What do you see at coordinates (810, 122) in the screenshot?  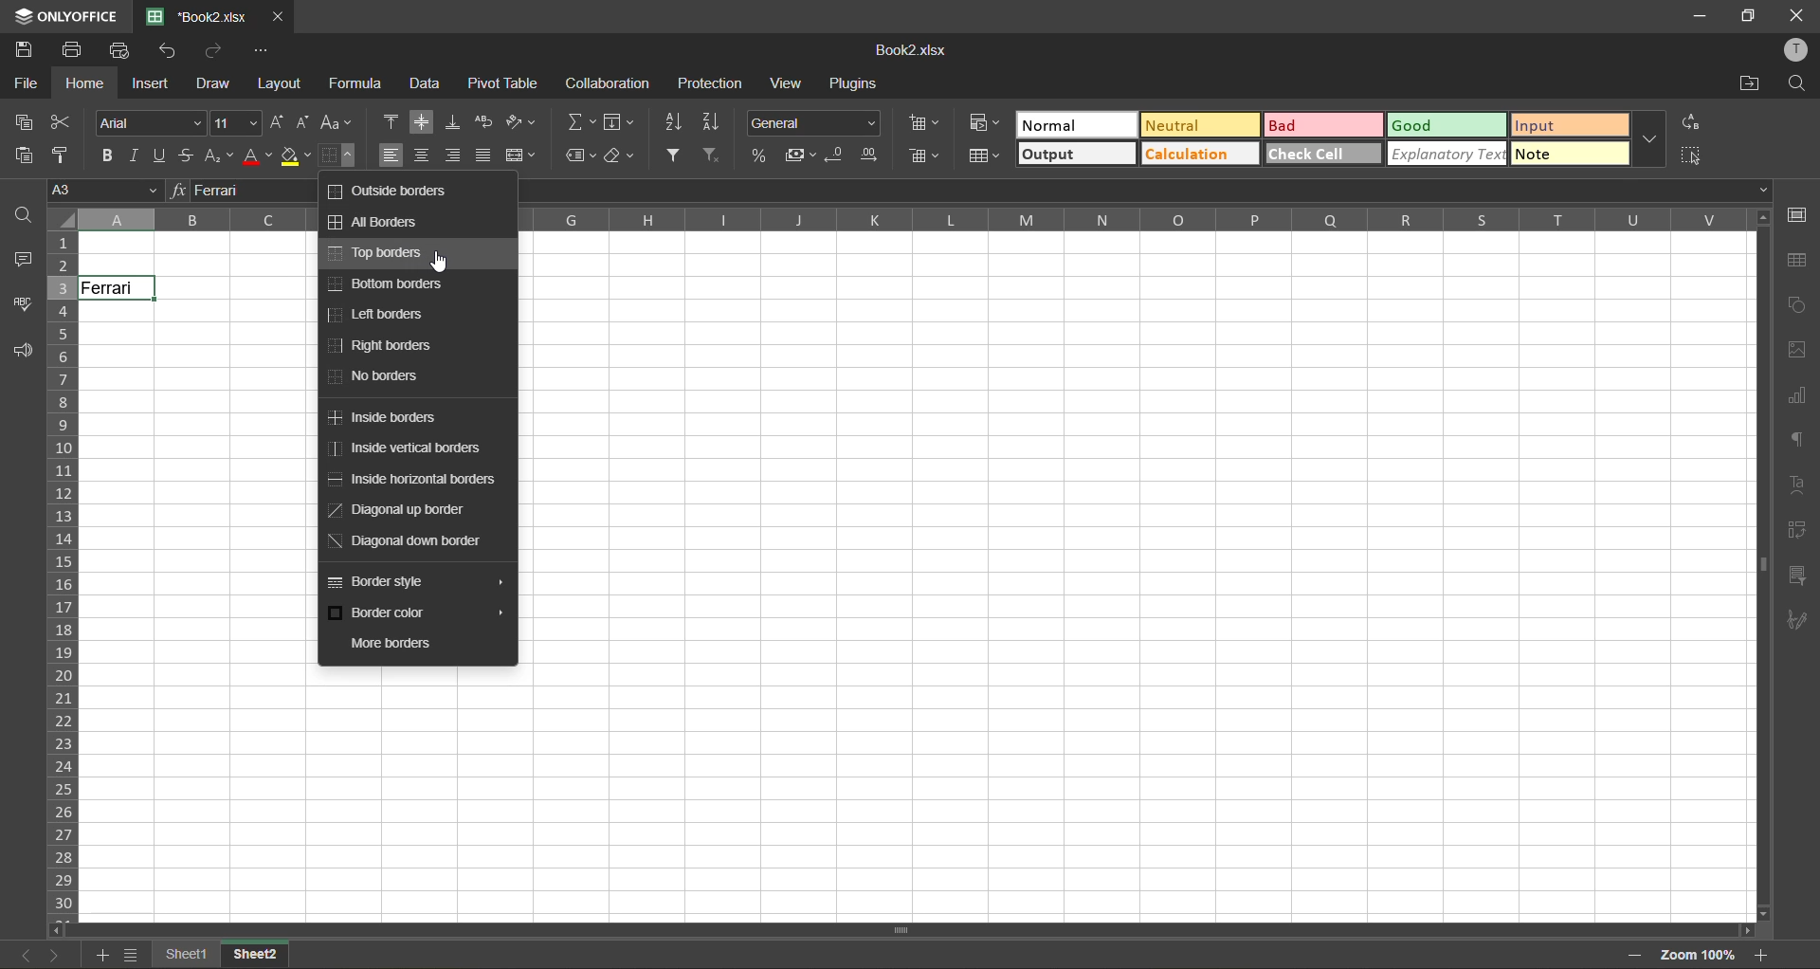 I see `number format` at bounding box center [810, 122].